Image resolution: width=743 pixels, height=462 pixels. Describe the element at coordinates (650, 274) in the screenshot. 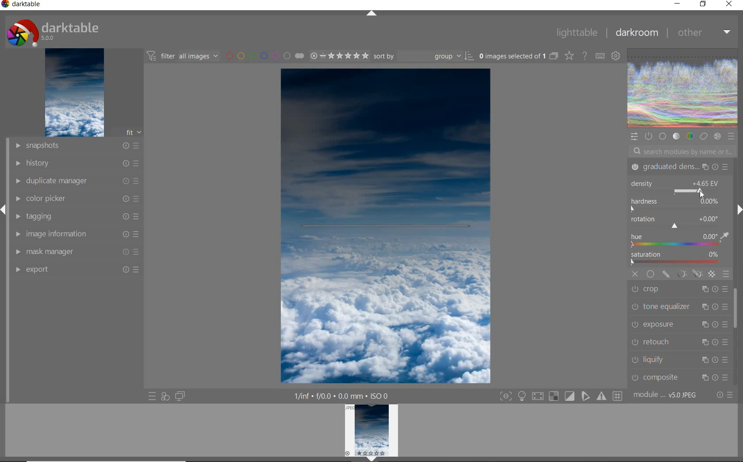

I see `UNIFORMLY` at that location.